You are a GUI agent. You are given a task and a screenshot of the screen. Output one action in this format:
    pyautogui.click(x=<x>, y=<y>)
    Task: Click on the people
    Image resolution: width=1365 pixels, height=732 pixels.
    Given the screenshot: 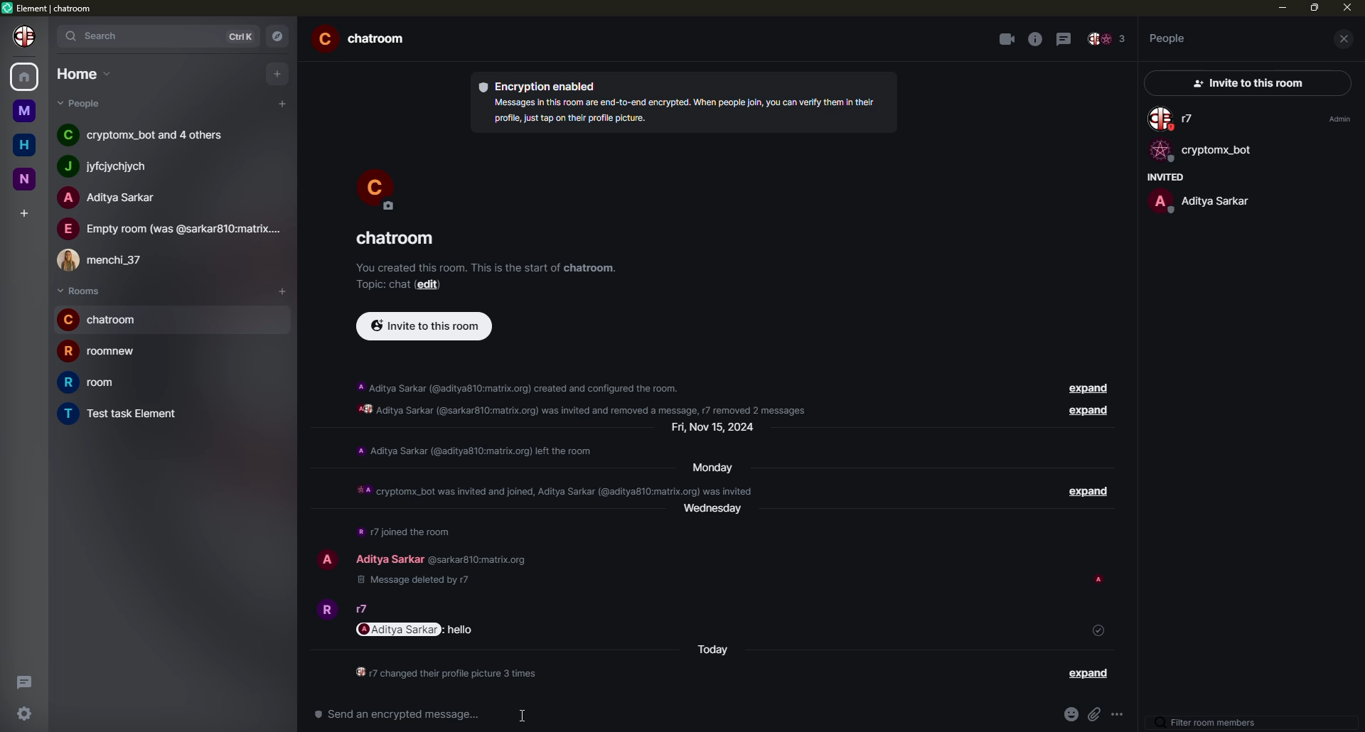 What is the action you would take?
    pyautogui.click(x=146, y=133)
    